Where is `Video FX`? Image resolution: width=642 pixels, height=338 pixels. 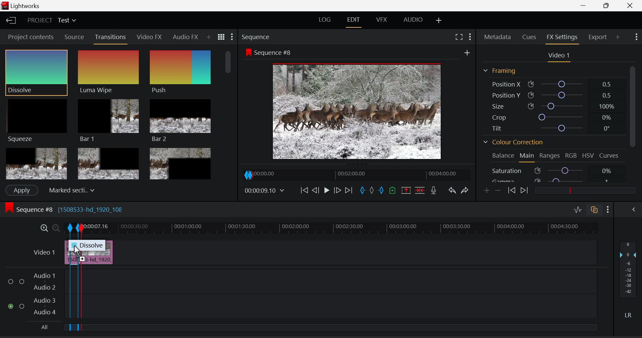 Video FX is located at coordinates (150, 38).